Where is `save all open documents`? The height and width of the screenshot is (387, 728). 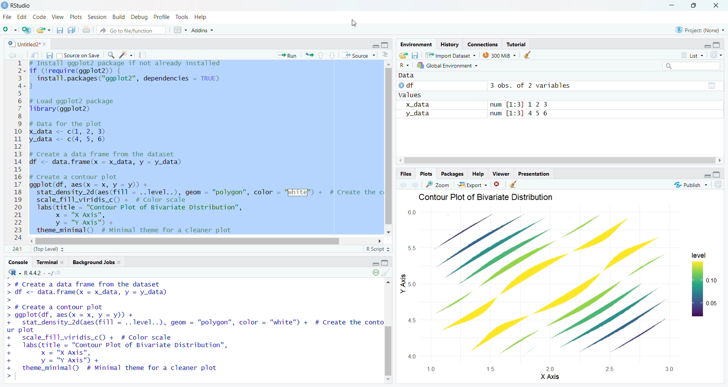
save all open documents is located at coordinates (72, 30).